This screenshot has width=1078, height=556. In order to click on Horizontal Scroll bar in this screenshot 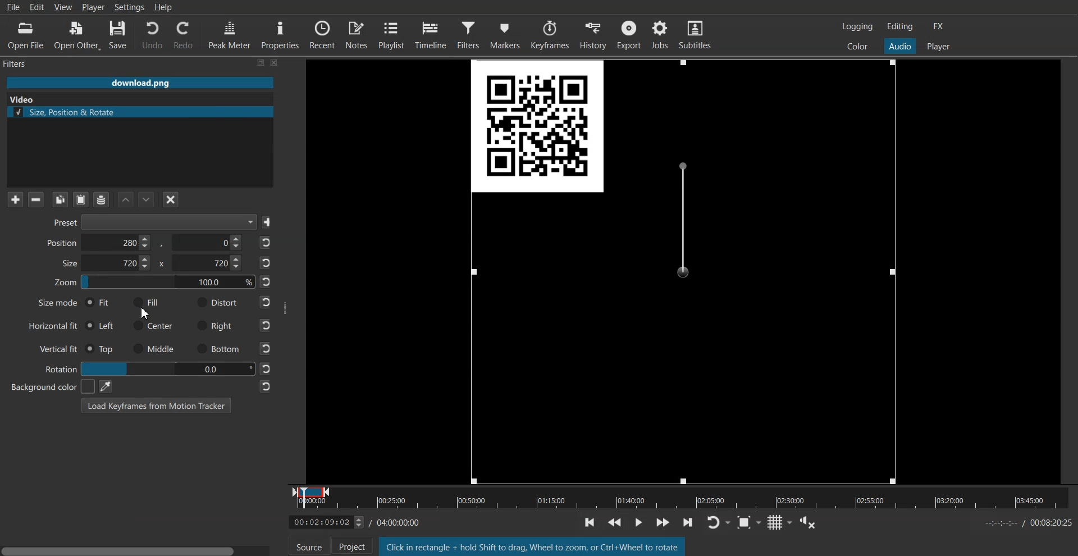, I will do `click(138, 548)`.